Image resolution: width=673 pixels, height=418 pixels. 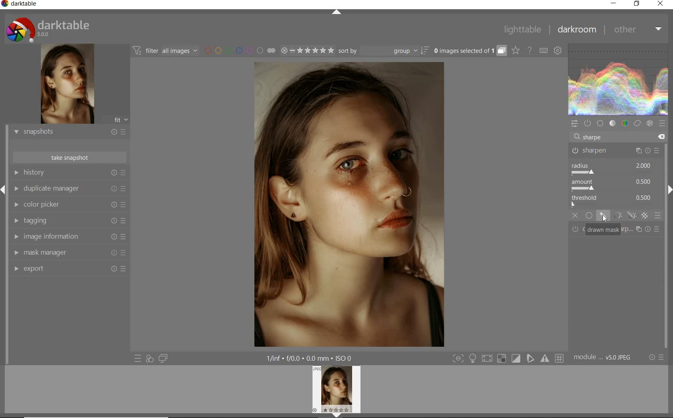 I want to click on waveform, so click(x=619, y=80).